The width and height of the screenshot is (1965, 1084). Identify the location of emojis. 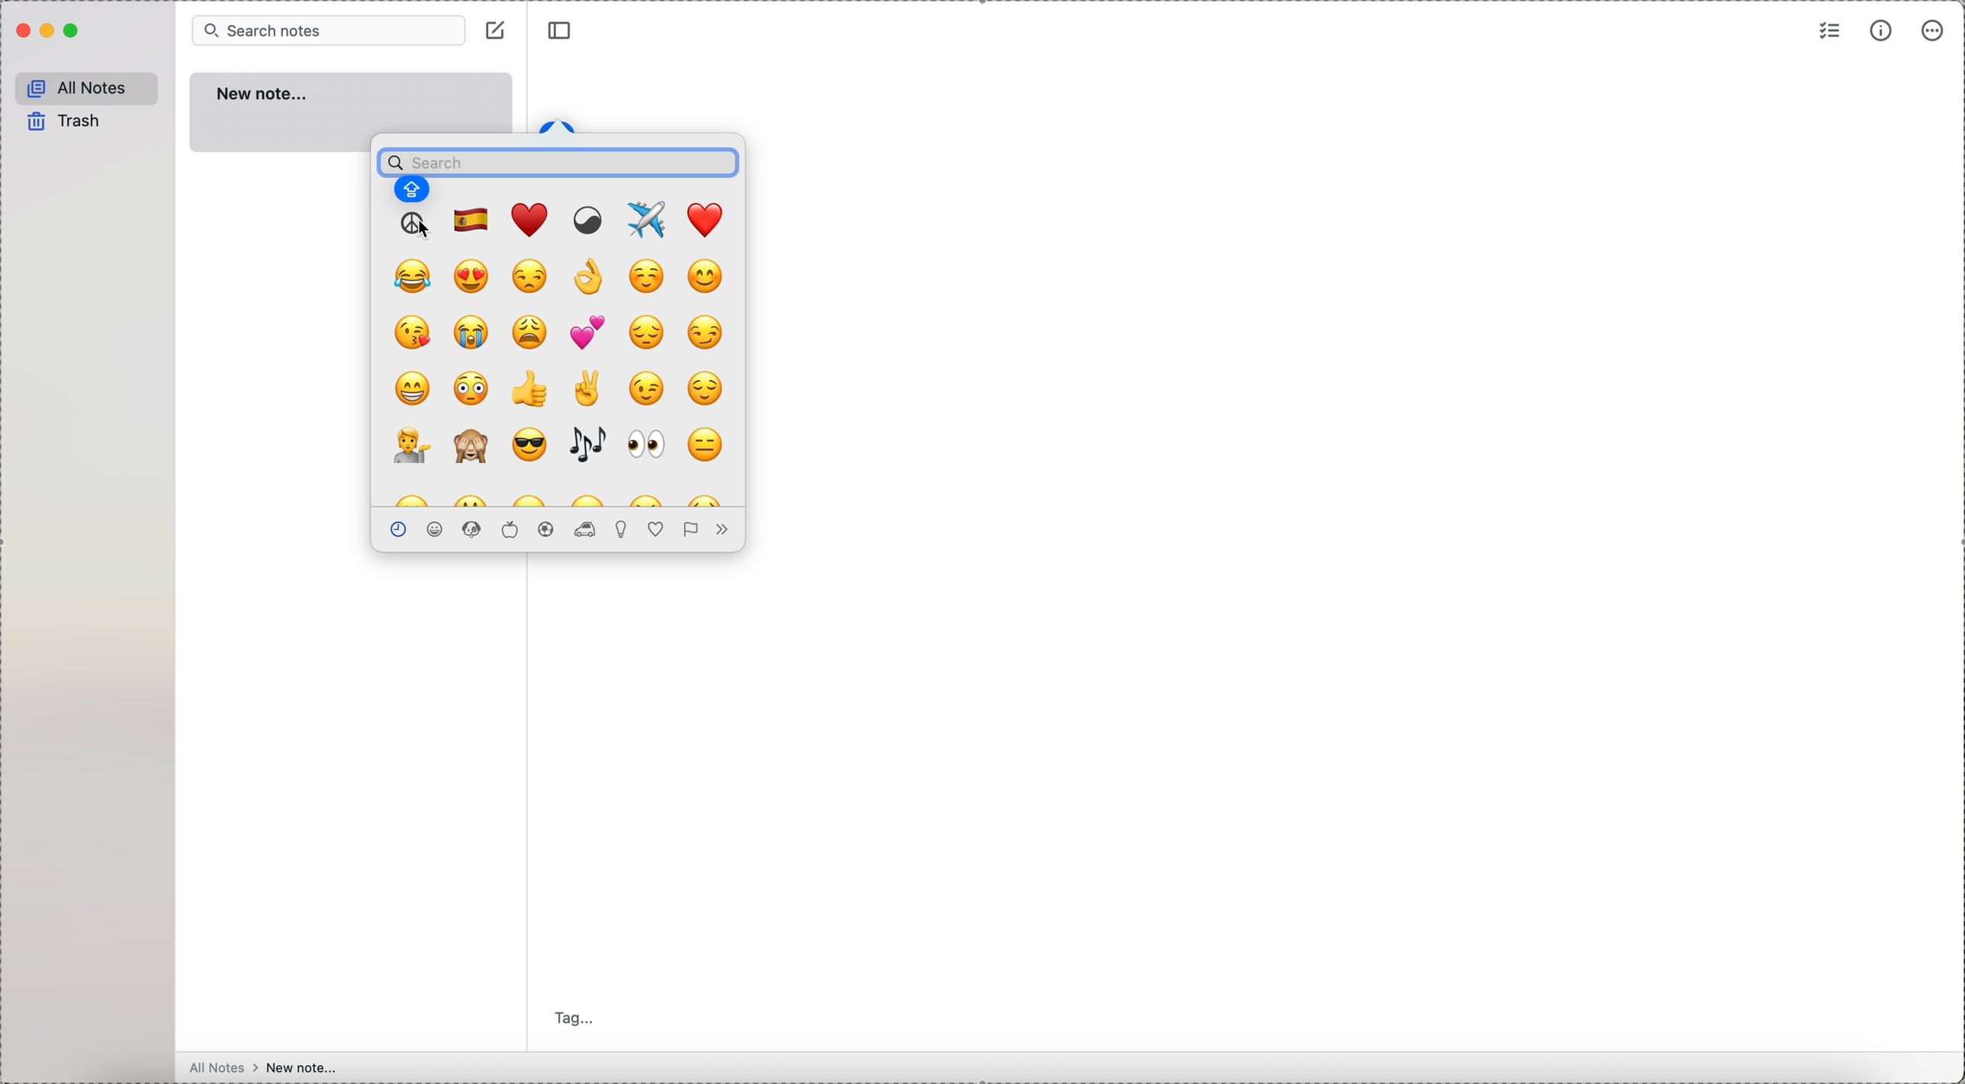
(509, 529).